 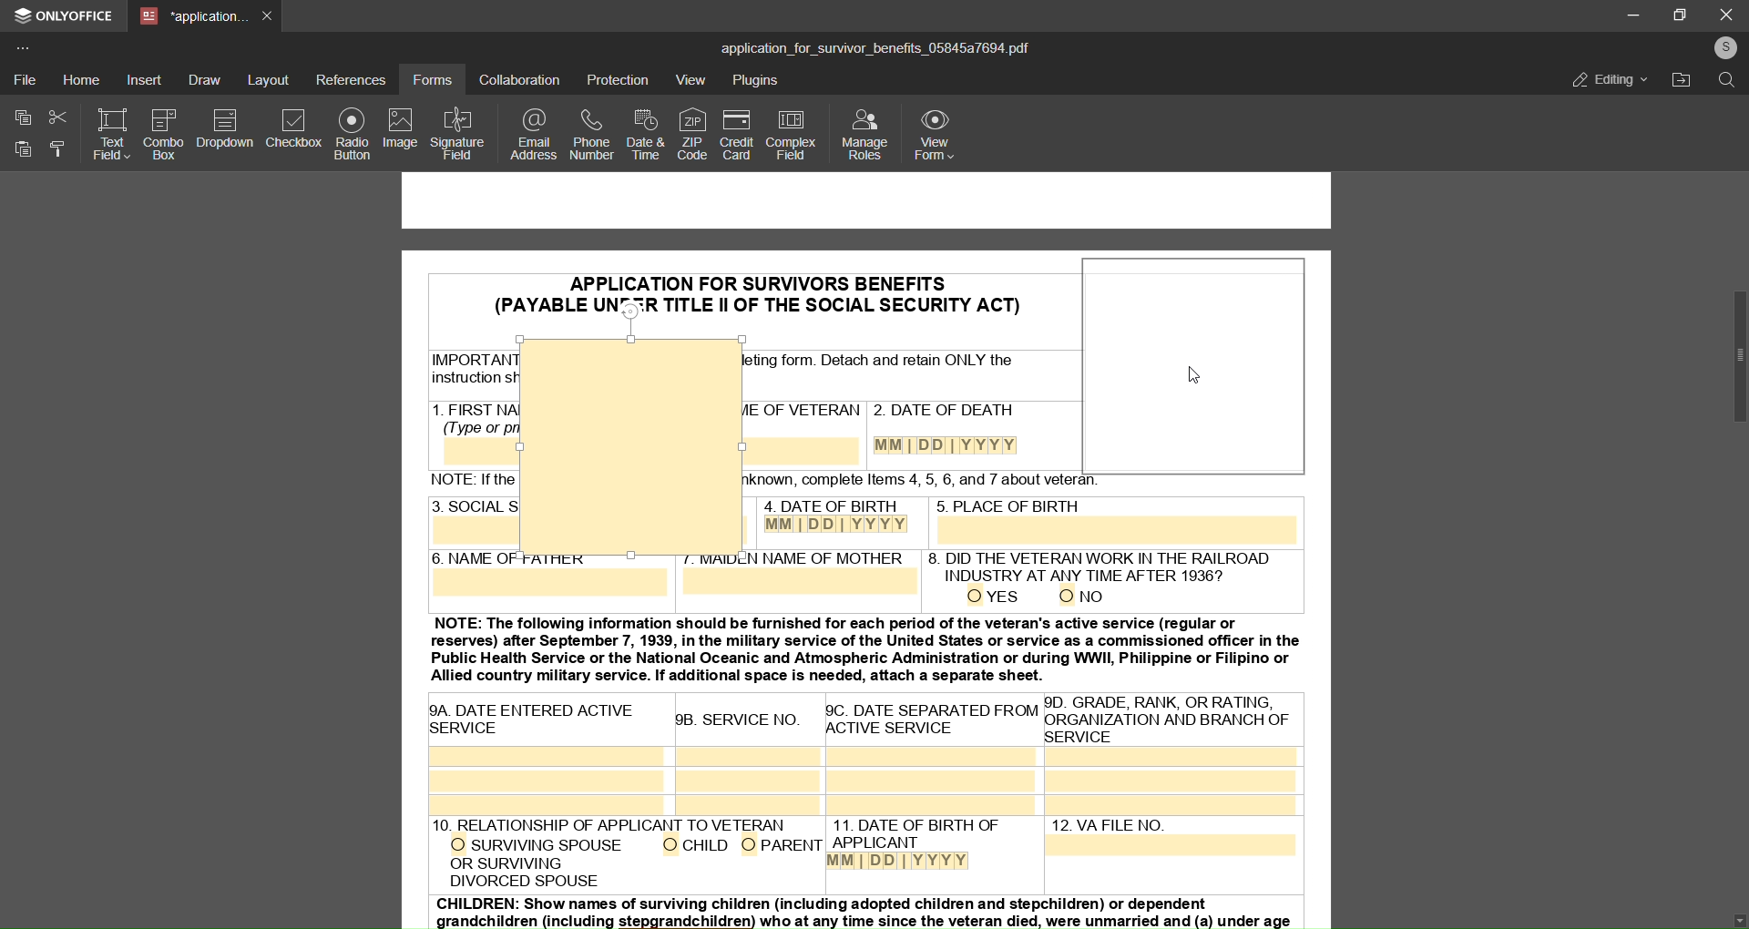 I want to click on home, so click(x=82, y=79).